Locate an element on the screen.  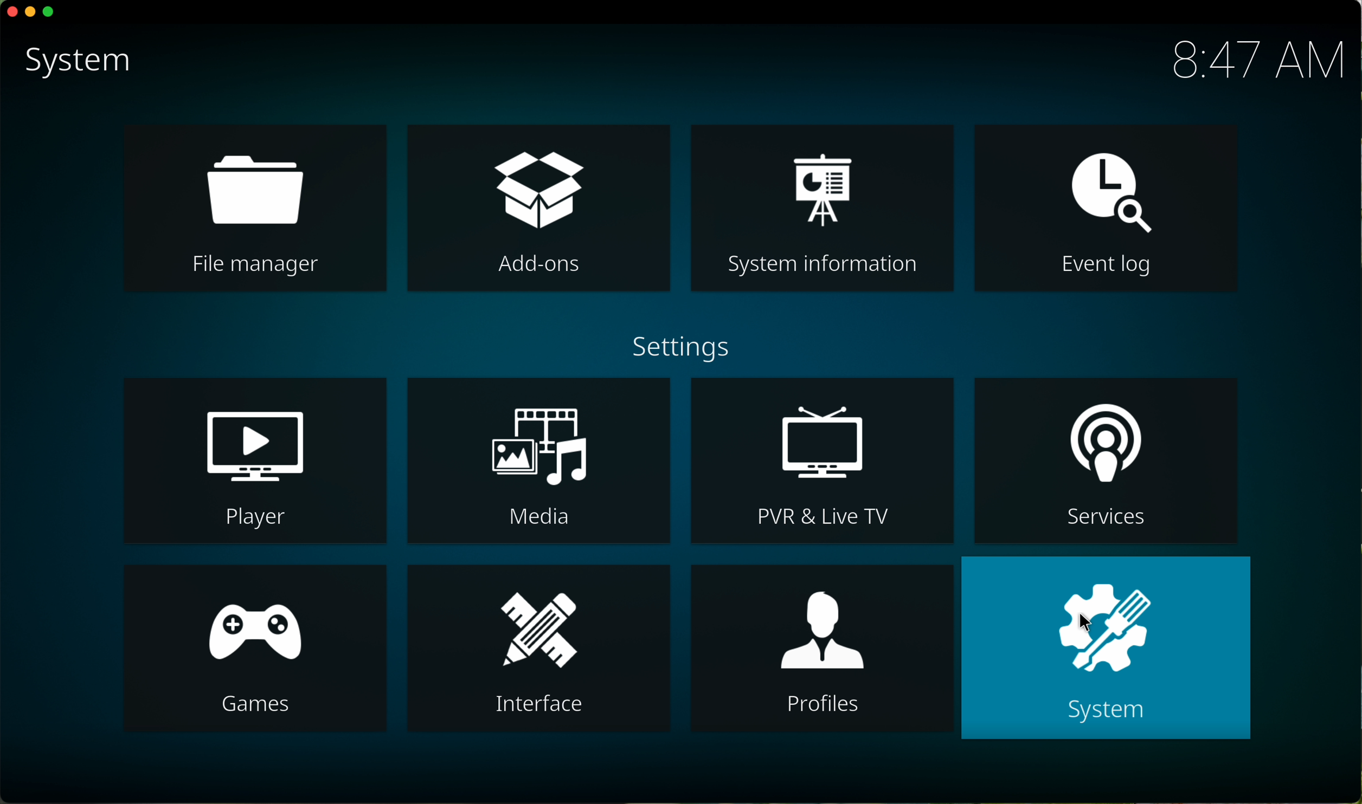
cursor is located at coordinates (1086, 623).